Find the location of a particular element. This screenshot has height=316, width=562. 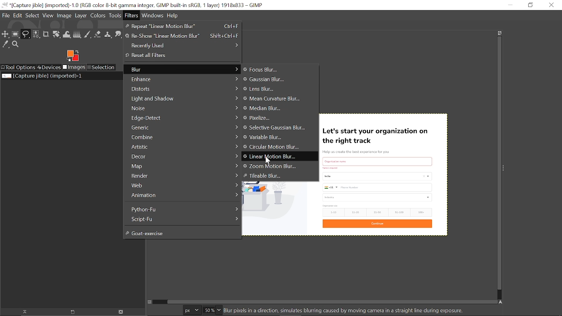

Edge-Detect is located at coordinates (181, 118).